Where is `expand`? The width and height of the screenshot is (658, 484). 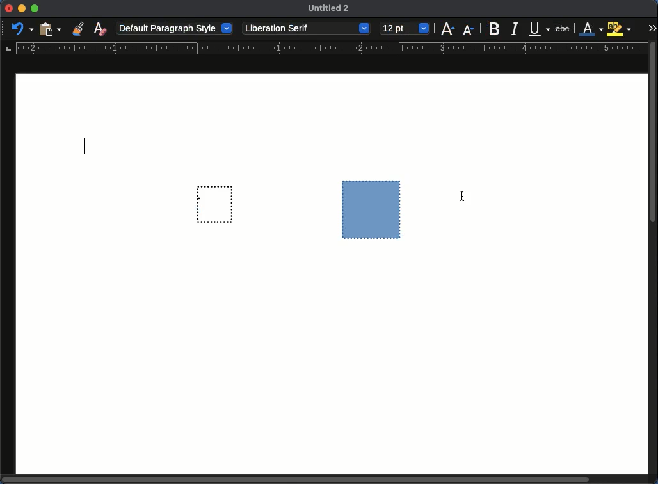 expand is located at coordinates (652, 28).